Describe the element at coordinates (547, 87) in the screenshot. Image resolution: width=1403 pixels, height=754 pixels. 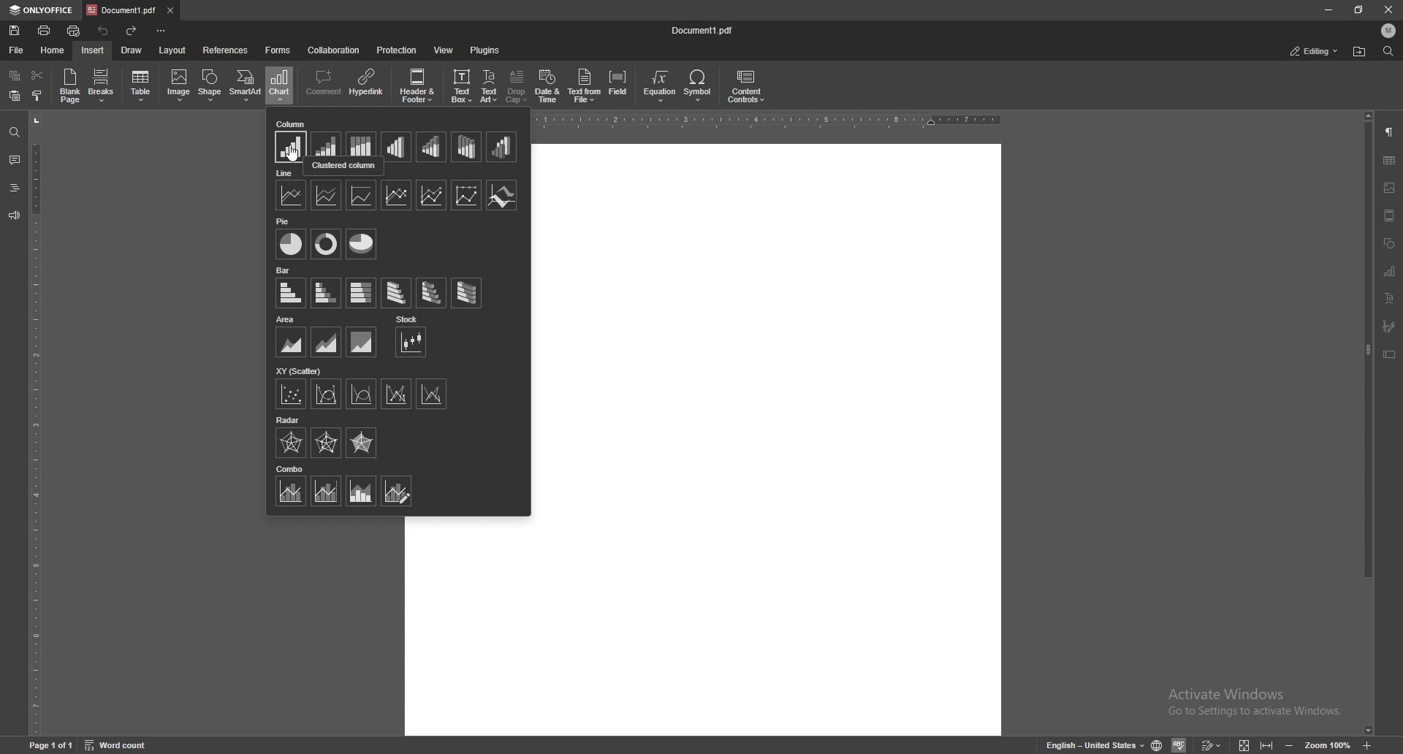
I see `date and time` at that location.